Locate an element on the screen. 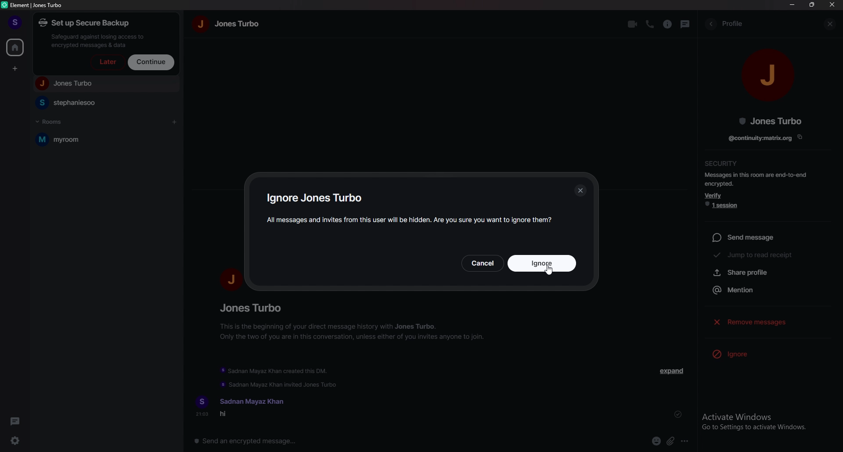 This screenshot has width=843, height=452. video call is located at coordinates (632, 24).